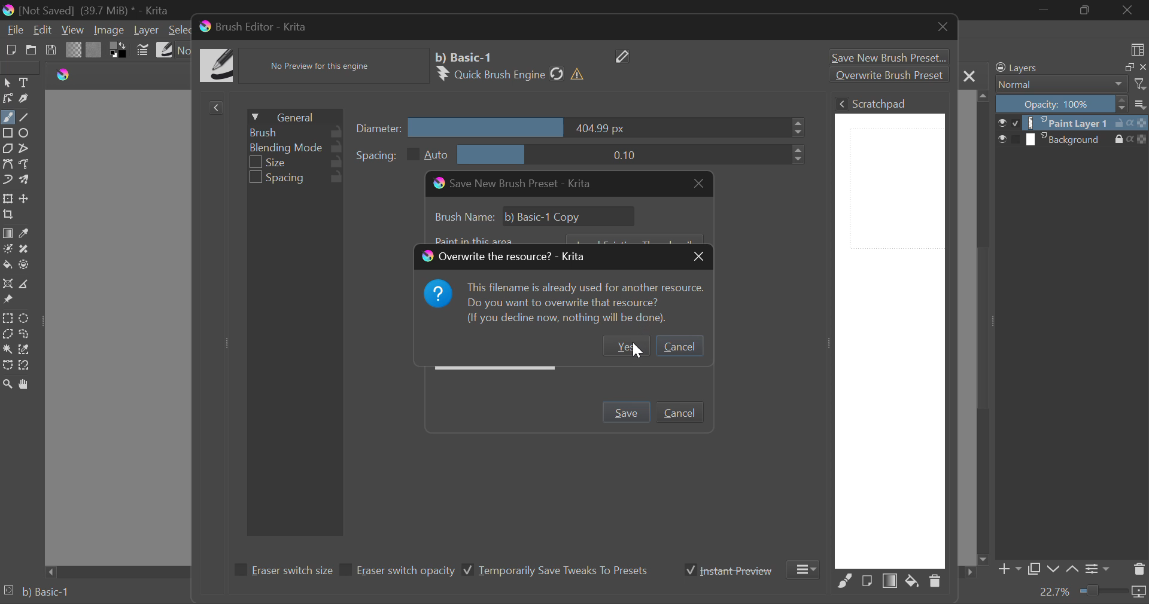  What do you see at coordinates (685, 349) in the screenshot?
I see `Cancel` at bounding box center [685, 349].